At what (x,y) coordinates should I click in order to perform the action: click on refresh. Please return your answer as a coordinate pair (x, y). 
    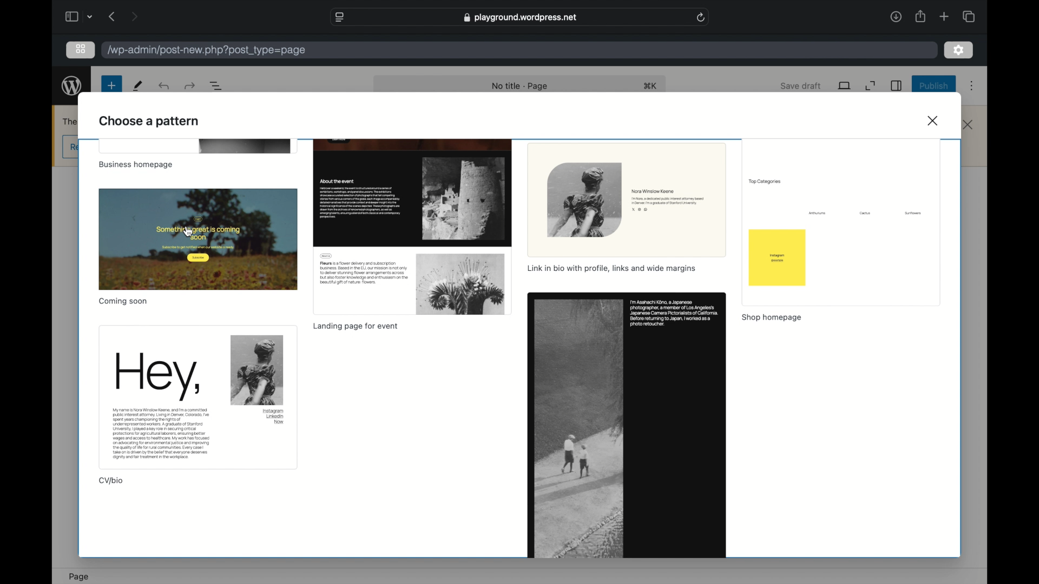
    Looking at the image, I should click on (701, 18).